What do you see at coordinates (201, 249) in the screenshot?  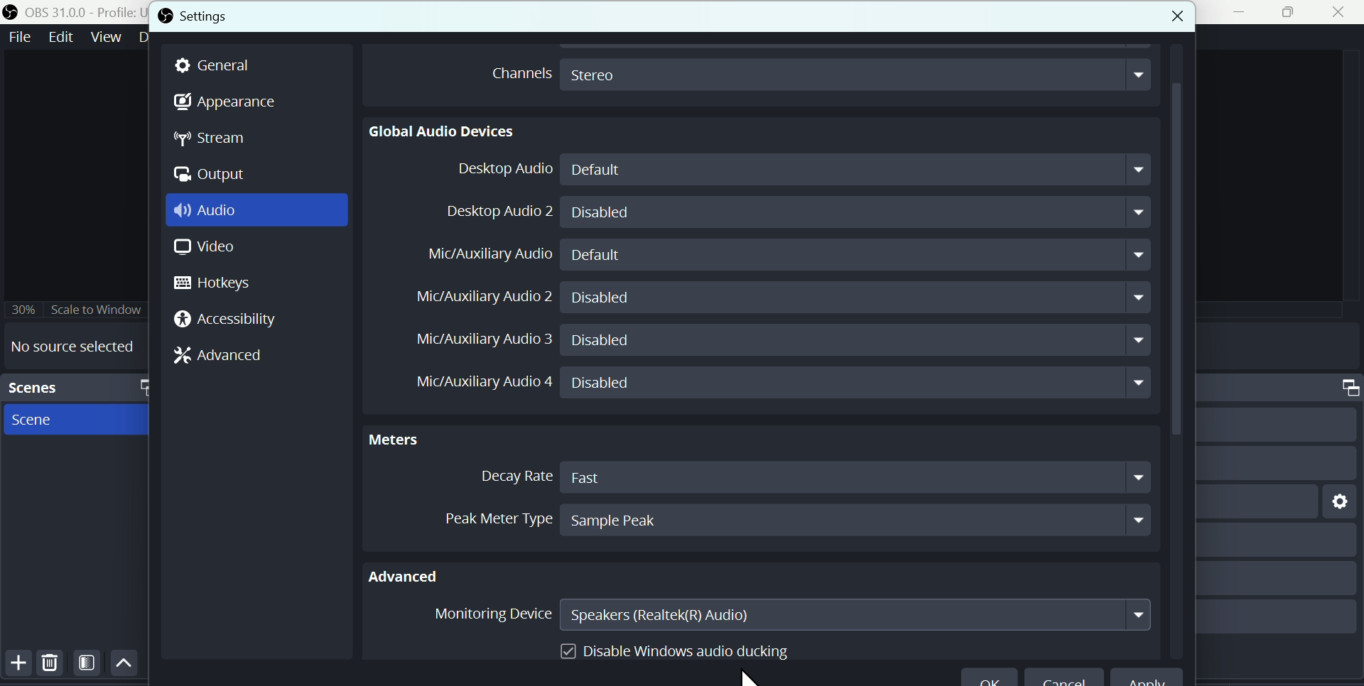 I see `Video` at bounding box center [201, 249].